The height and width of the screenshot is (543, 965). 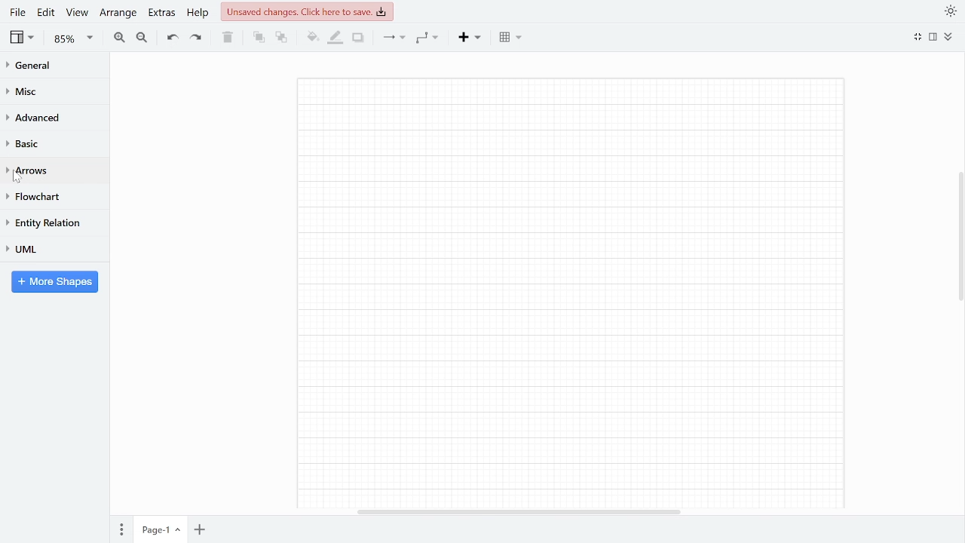 What do you see at coordinates (32, 67) in the screenshot?
I see `General` at bounding box center [32, 67].